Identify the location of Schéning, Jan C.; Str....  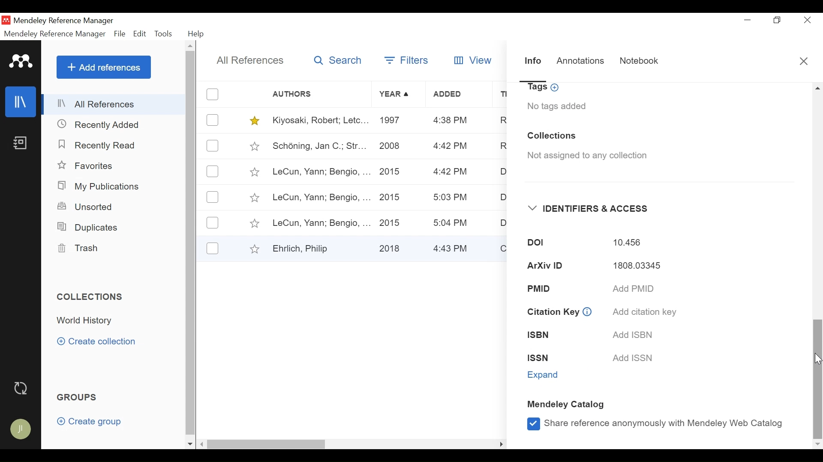
(318, 146).